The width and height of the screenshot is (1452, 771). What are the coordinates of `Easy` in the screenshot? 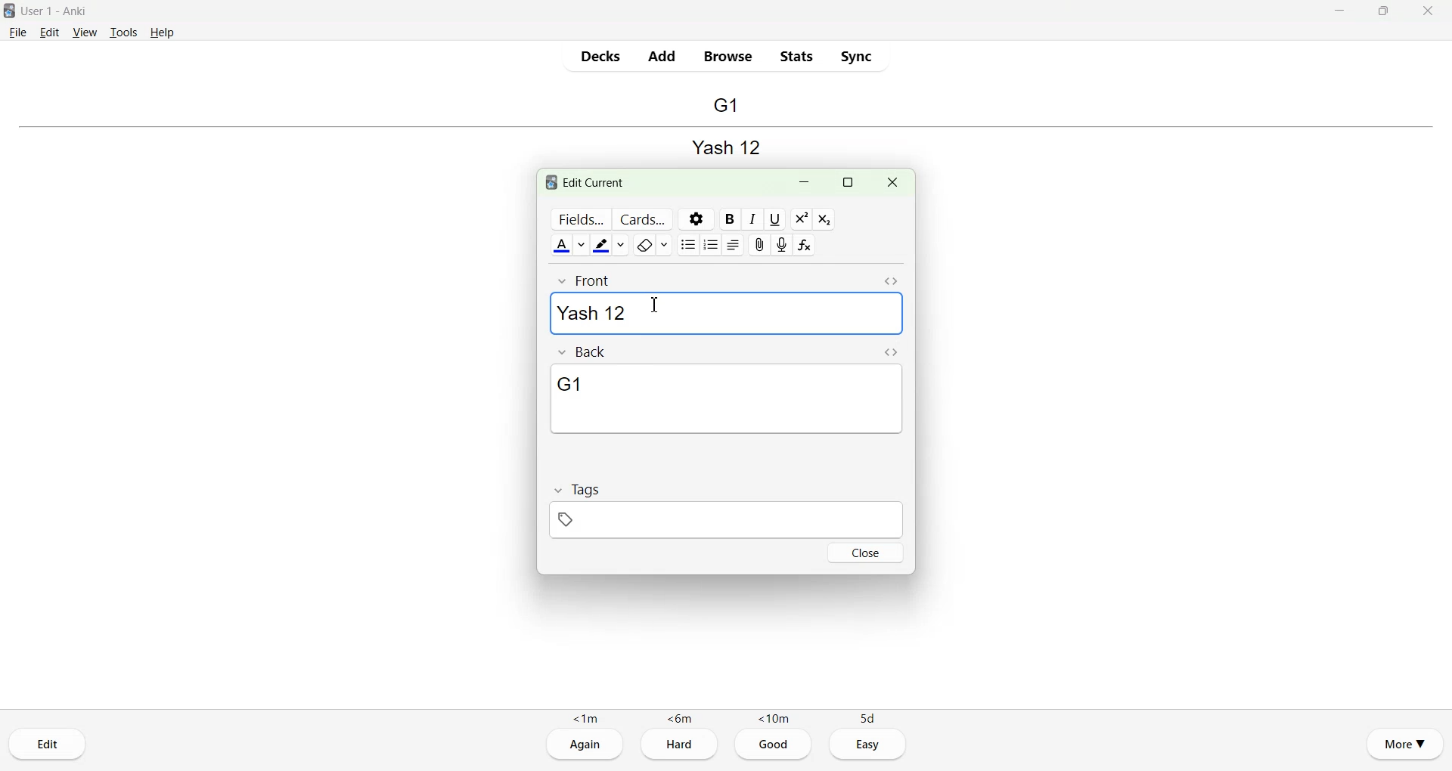 It's located at (869, 745).